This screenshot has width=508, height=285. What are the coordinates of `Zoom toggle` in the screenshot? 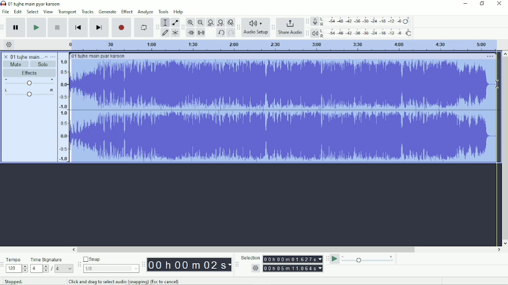 It's located at (230, 22).